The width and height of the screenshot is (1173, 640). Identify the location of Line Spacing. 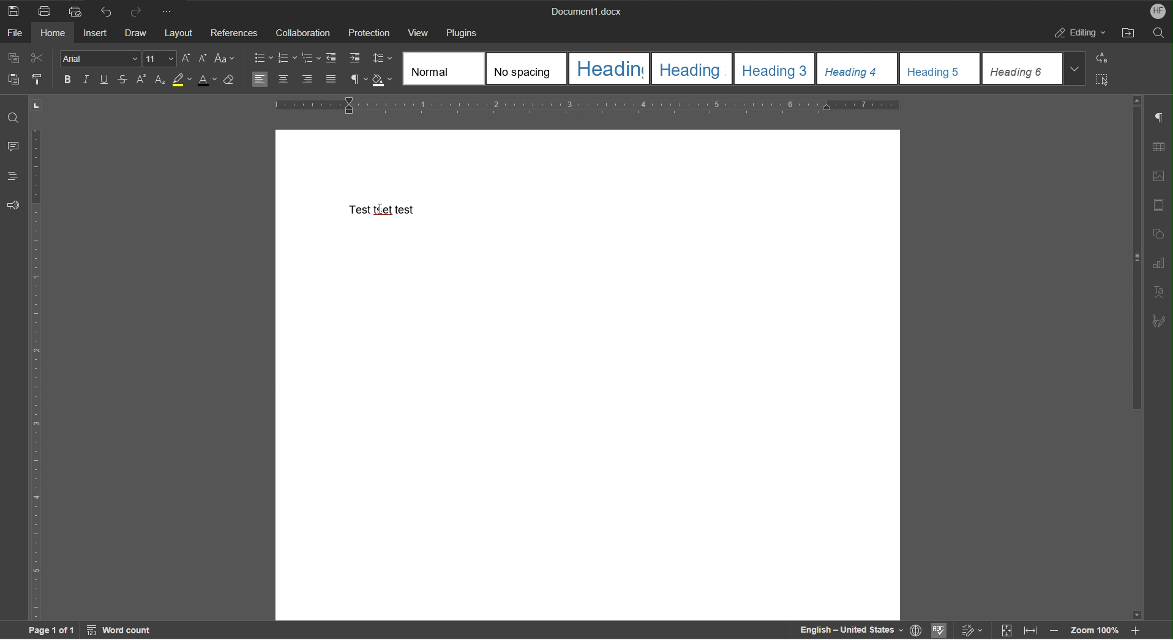
(383, 59).